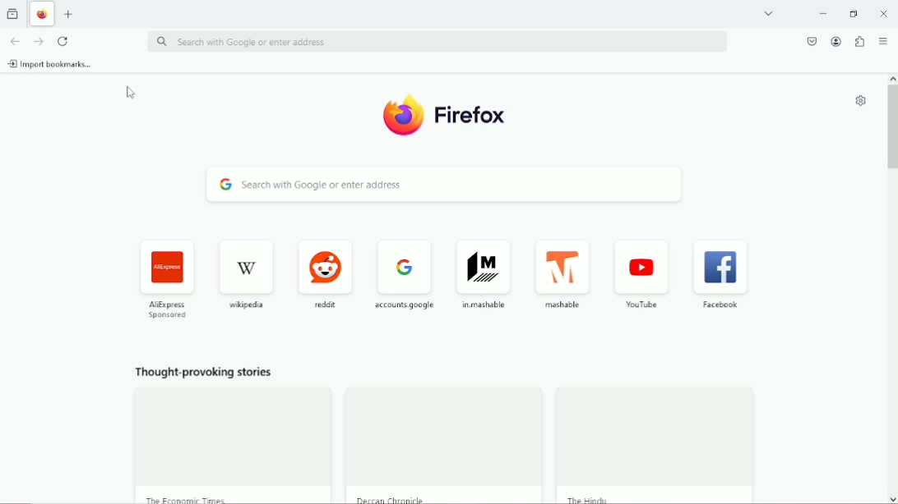  Describe the element at coordinates (245, 273) in the screenshot. I see `wikipedia` at that location.